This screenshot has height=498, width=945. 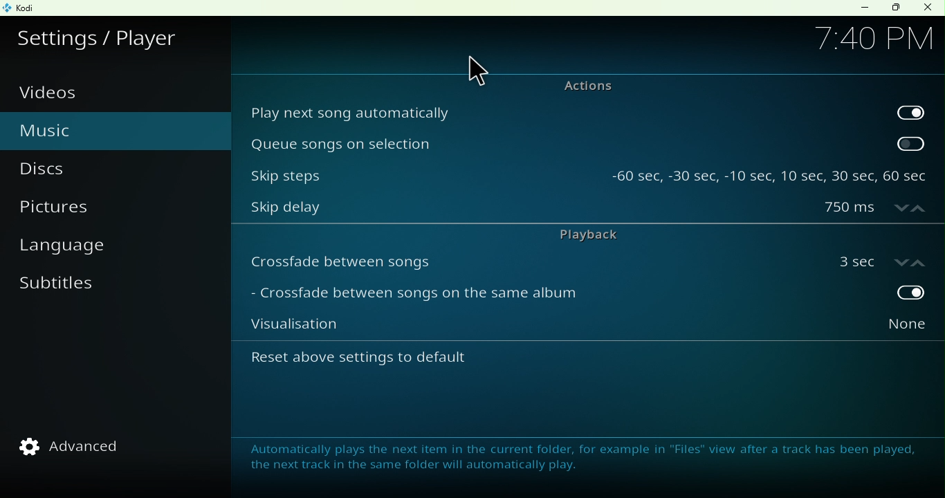 What do you see at coordinates (79, 446) in the screenshot?
I see `Advanced` at bounding box center [79, 446].